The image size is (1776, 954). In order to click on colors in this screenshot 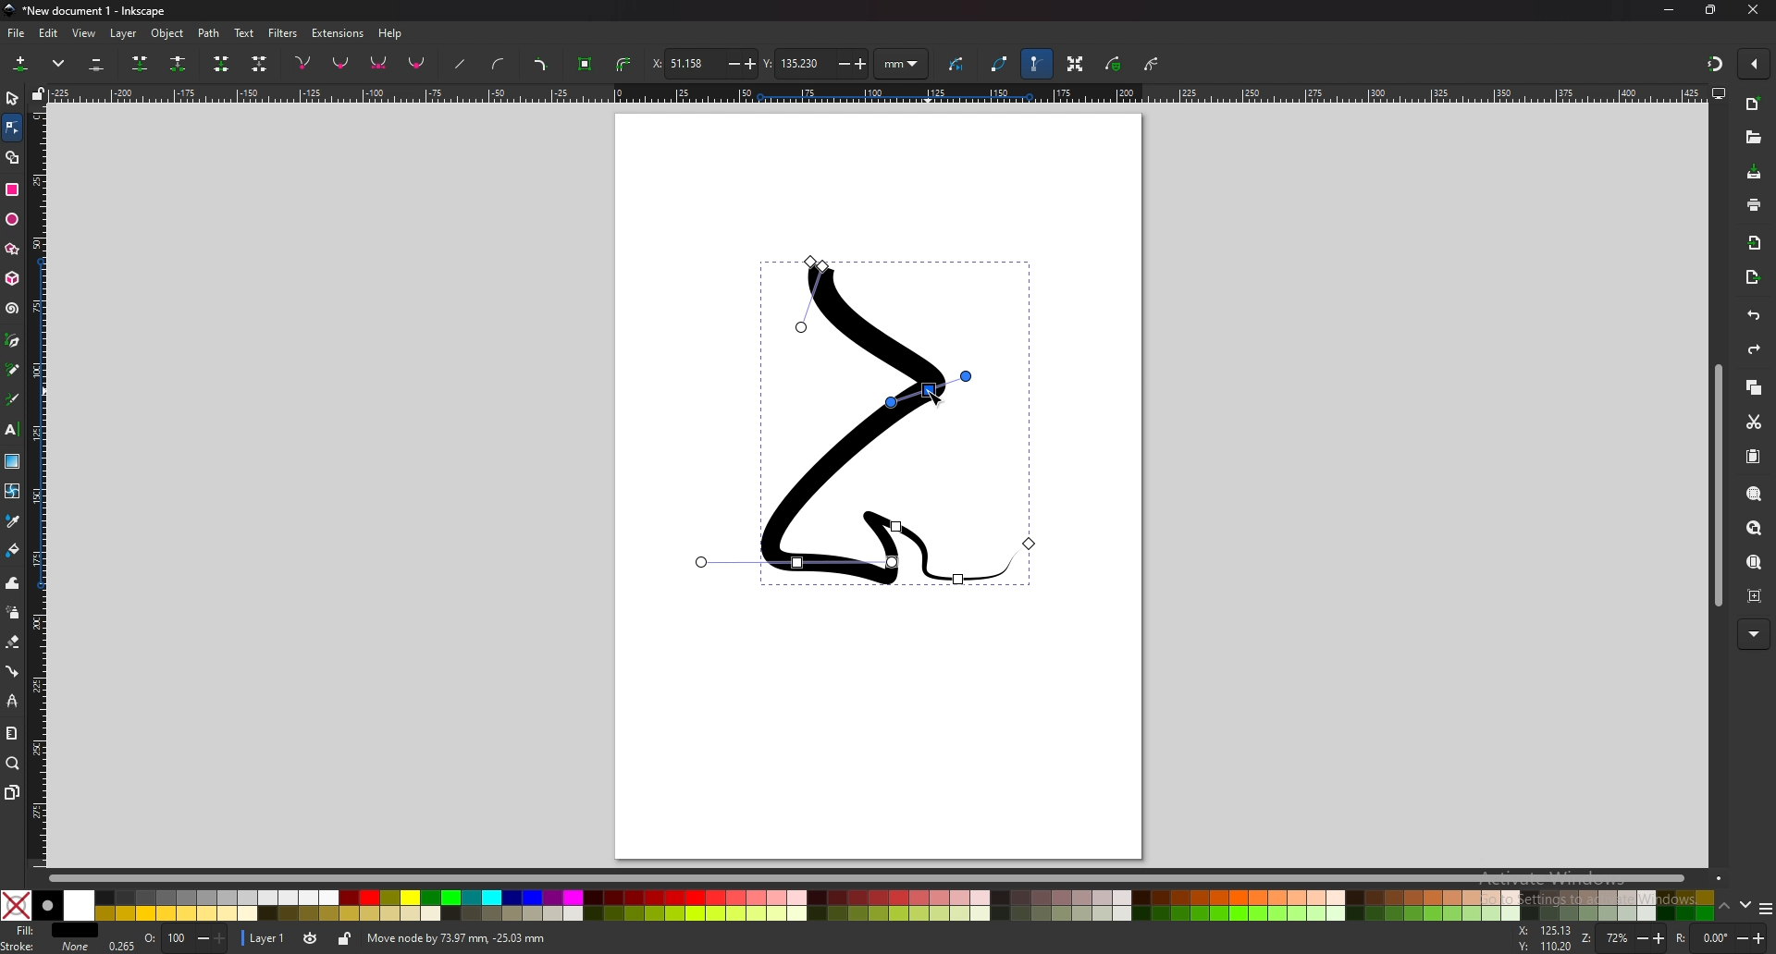, I will do `click(856, 906)`.